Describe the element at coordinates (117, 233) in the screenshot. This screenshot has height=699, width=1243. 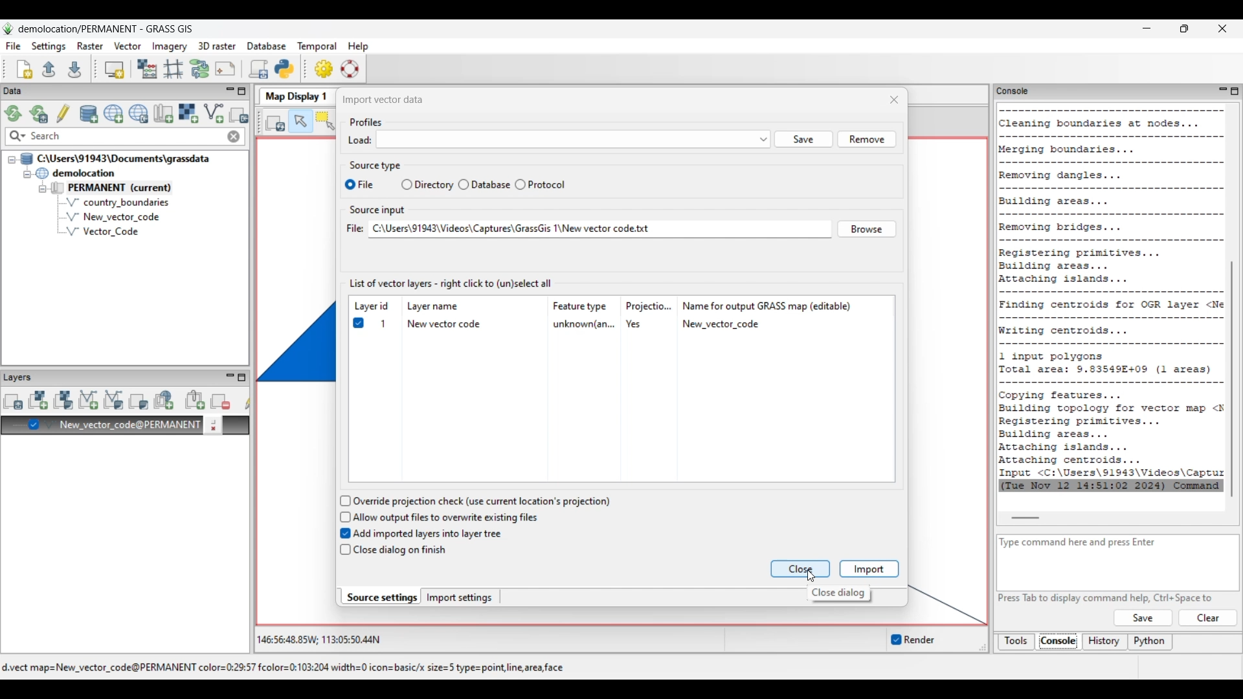
I see `Vector code` at that location.